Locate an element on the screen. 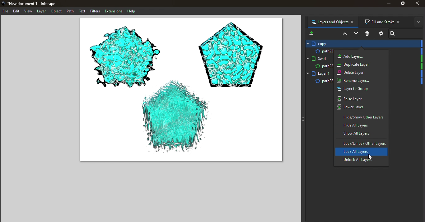 The image size is (425, 222). Lower selection one step is located at coordinates (356, 34).